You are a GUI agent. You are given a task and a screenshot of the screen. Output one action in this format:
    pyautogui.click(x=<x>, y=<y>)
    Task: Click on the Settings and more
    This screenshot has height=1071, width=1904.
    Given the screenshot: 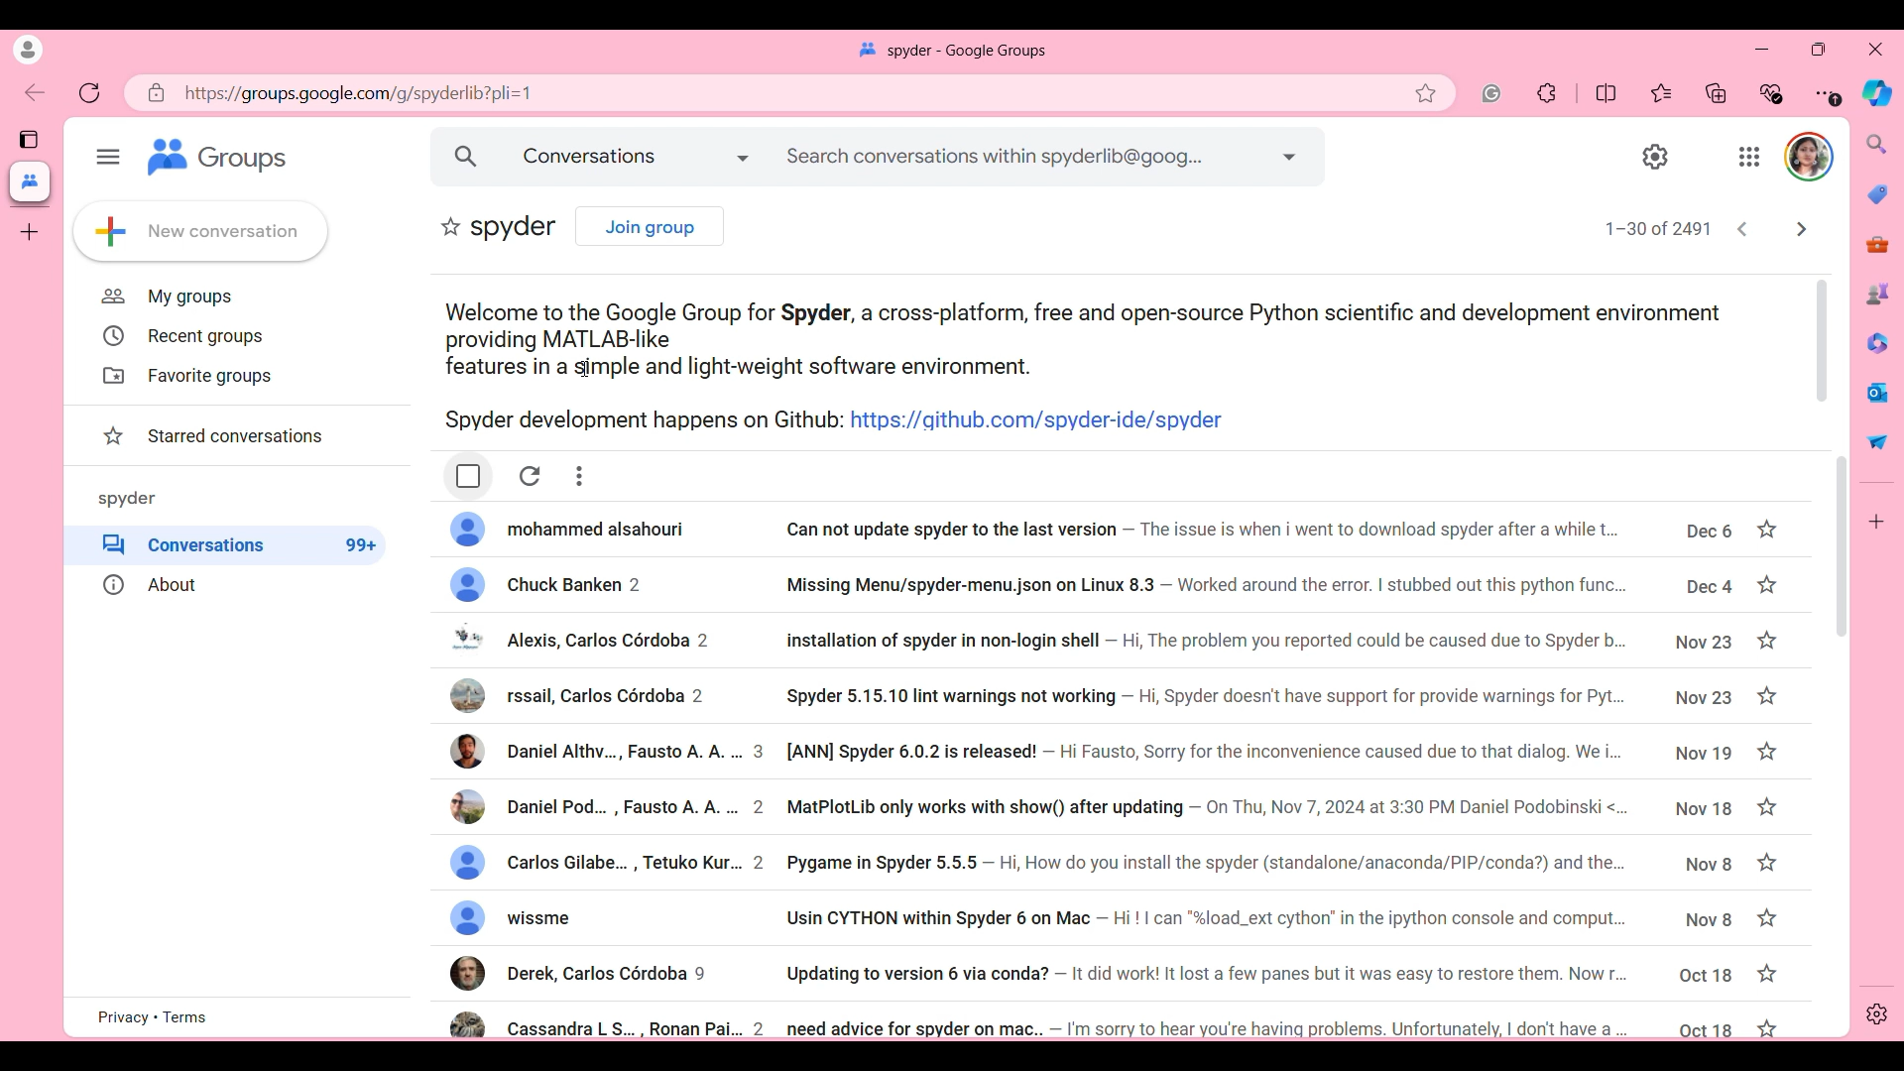 What is the action you would take?
    pyautogui.click(x=1829, y=94)
    